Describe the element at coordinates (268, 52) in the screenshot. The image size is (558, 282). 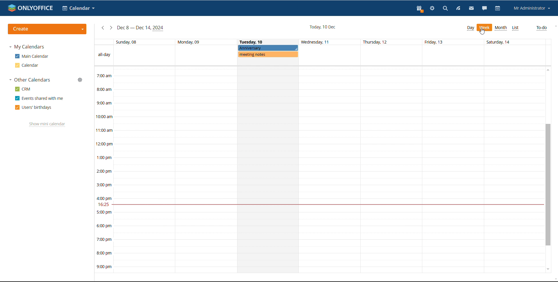
I see `scheduled all day events` at that location.